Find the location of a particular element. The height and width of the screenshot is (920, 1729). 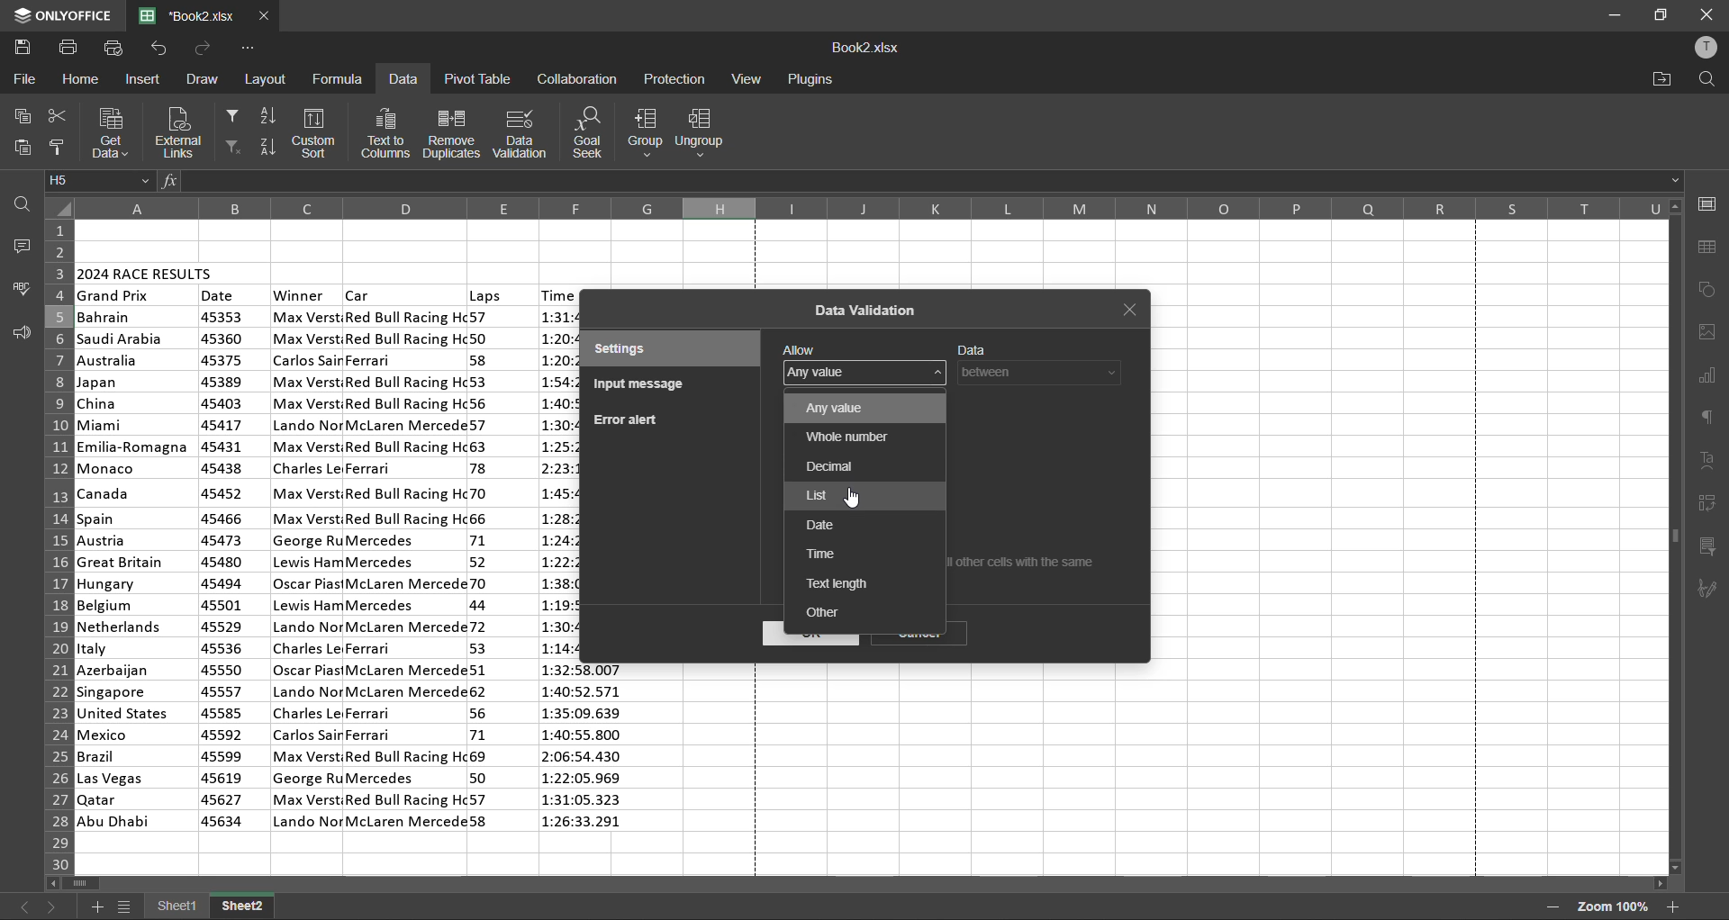

filename is located at coordinates (194, 14).